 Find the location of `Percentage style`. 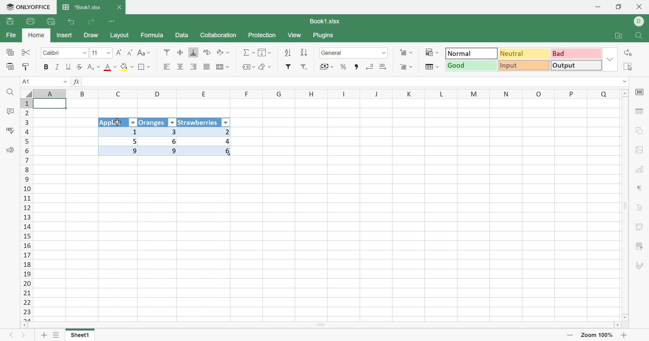

Percentage style is located at coordinates (343, 66).